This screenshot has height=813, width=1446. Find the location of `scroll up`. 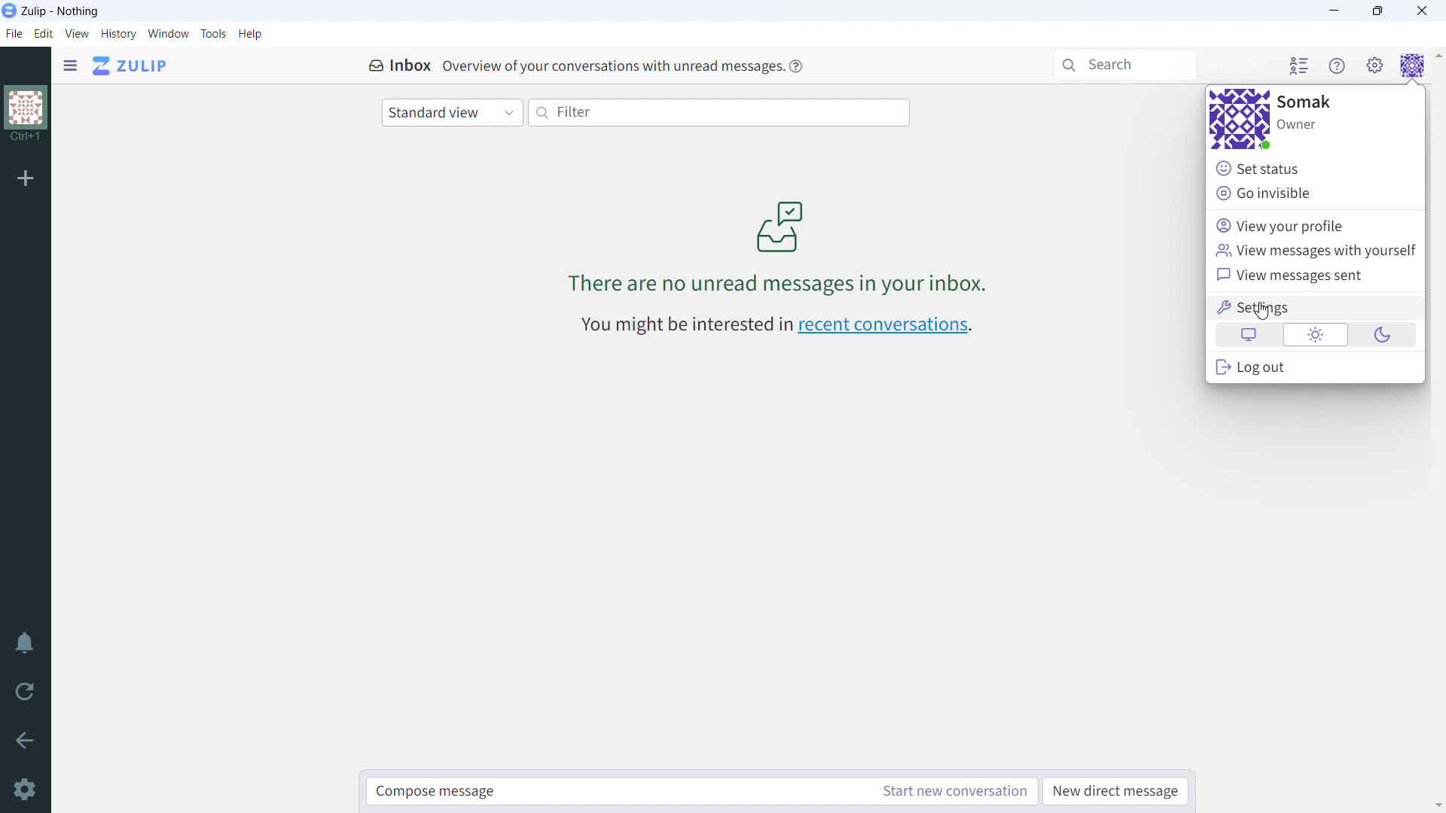

scroll up is located at coordinates (1437, 59).